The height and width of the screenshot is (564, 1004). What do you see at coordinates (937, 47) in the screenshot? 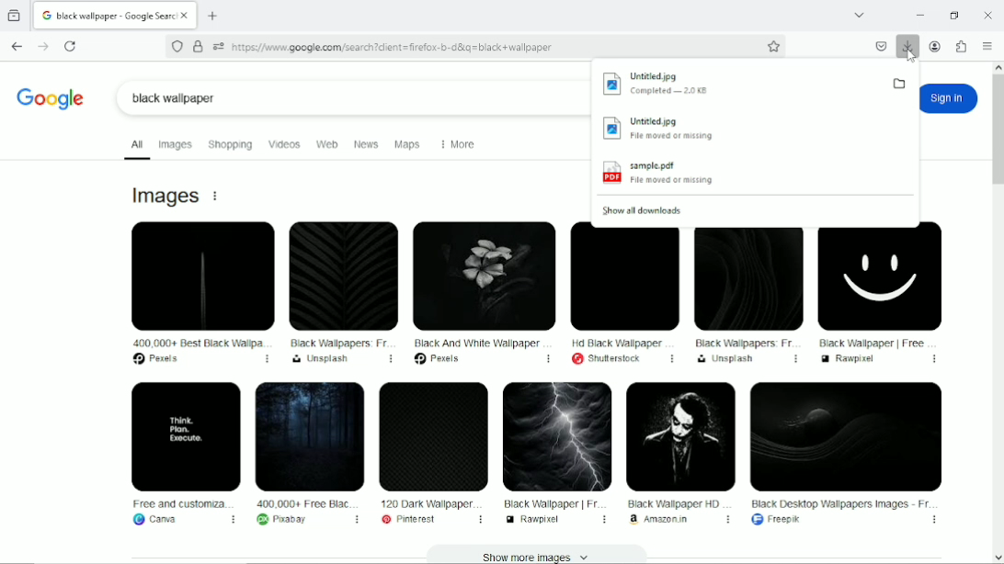
I see `Account` at bounding box center [937, 47].